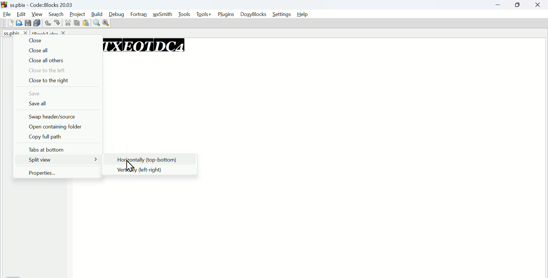 The width and height of the screenshot is (548, 278). I want to click on WX Smith, so click(165, 13).